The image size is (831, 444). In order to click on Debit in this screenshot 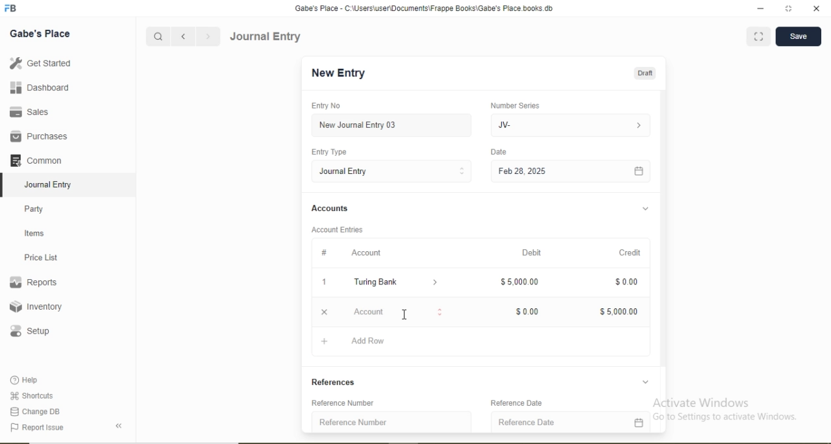, I will do `click(532, 253)`.